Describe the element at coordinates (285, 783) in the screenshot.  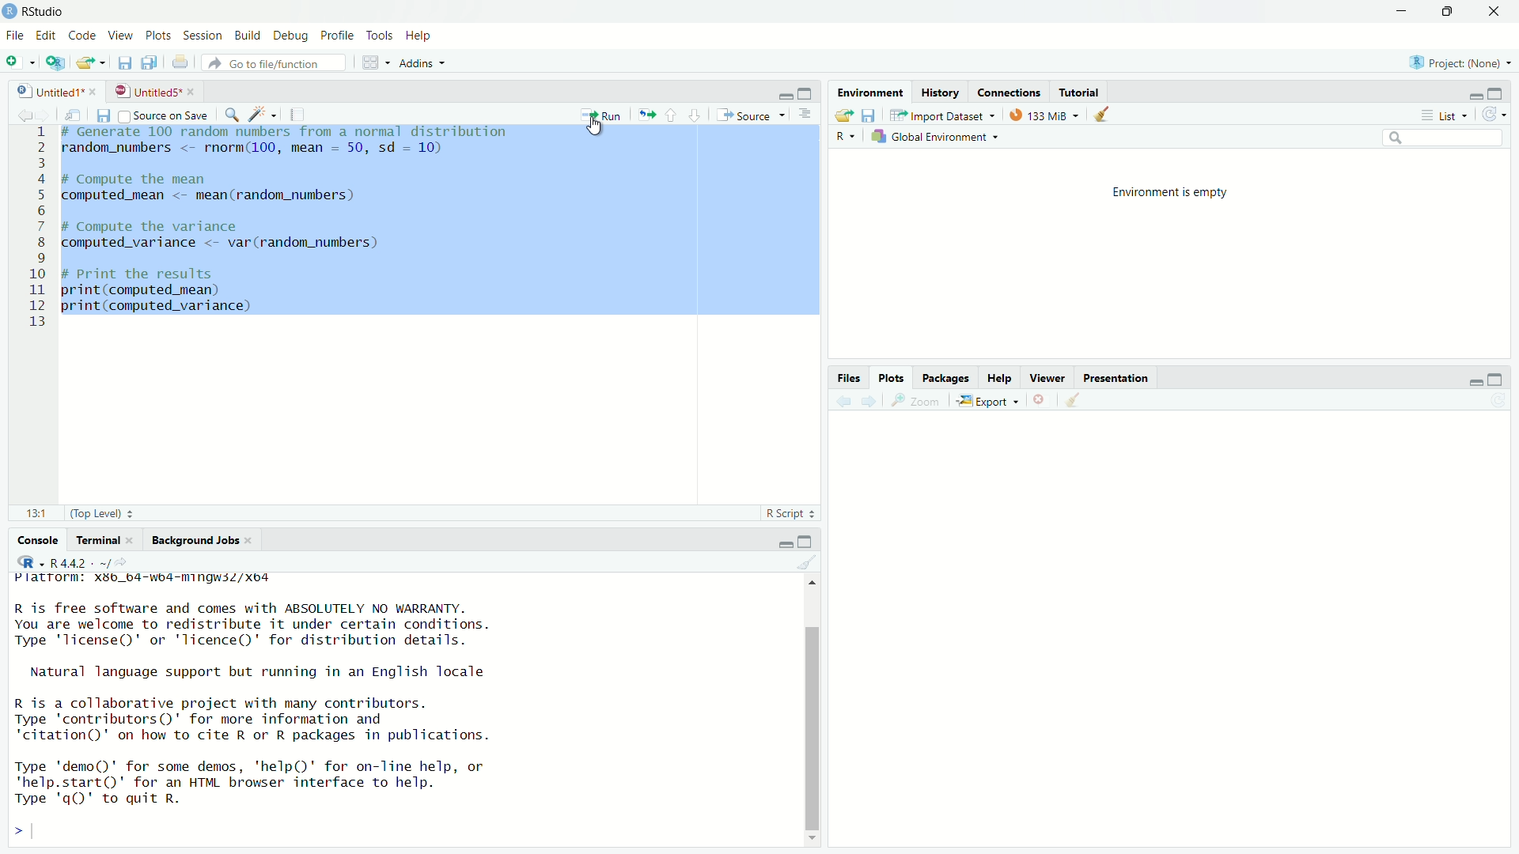
I see `Type 'demo()' for some demos, 'help()' for on-line help, or
*help.start()" for an HTML browser interface to help.
Type 'gQ)' to quit R.` at that location.